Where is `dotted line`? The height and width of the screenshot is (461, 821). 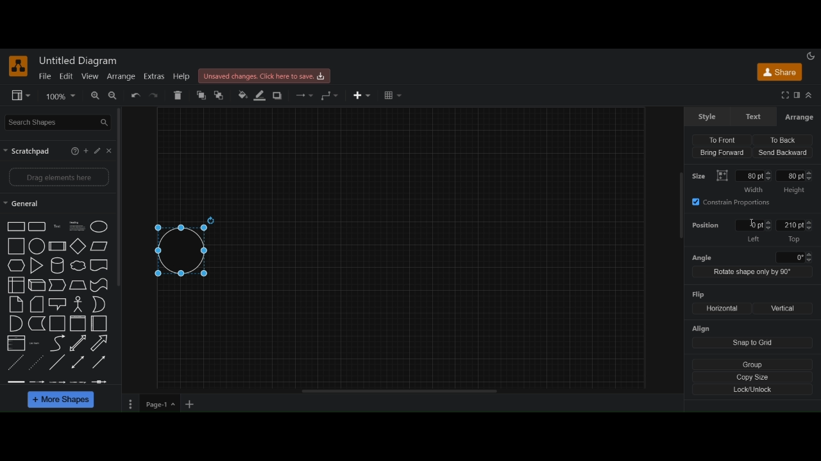 dotted line is located at coordinates (16, 364).